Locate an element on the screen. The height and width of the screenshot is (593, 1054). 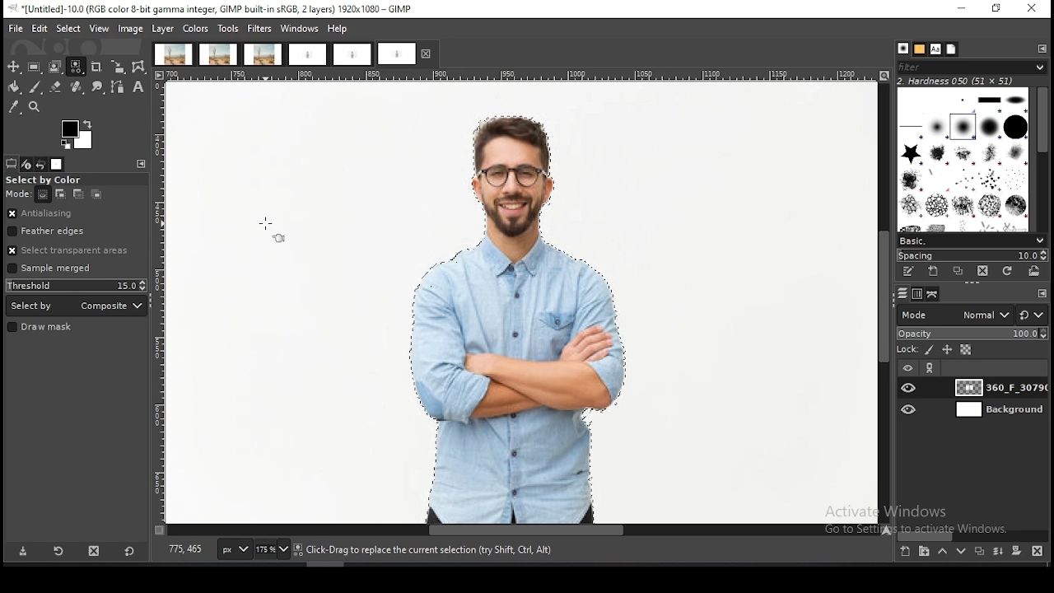
merge layers is located at coordinates (998, 550).